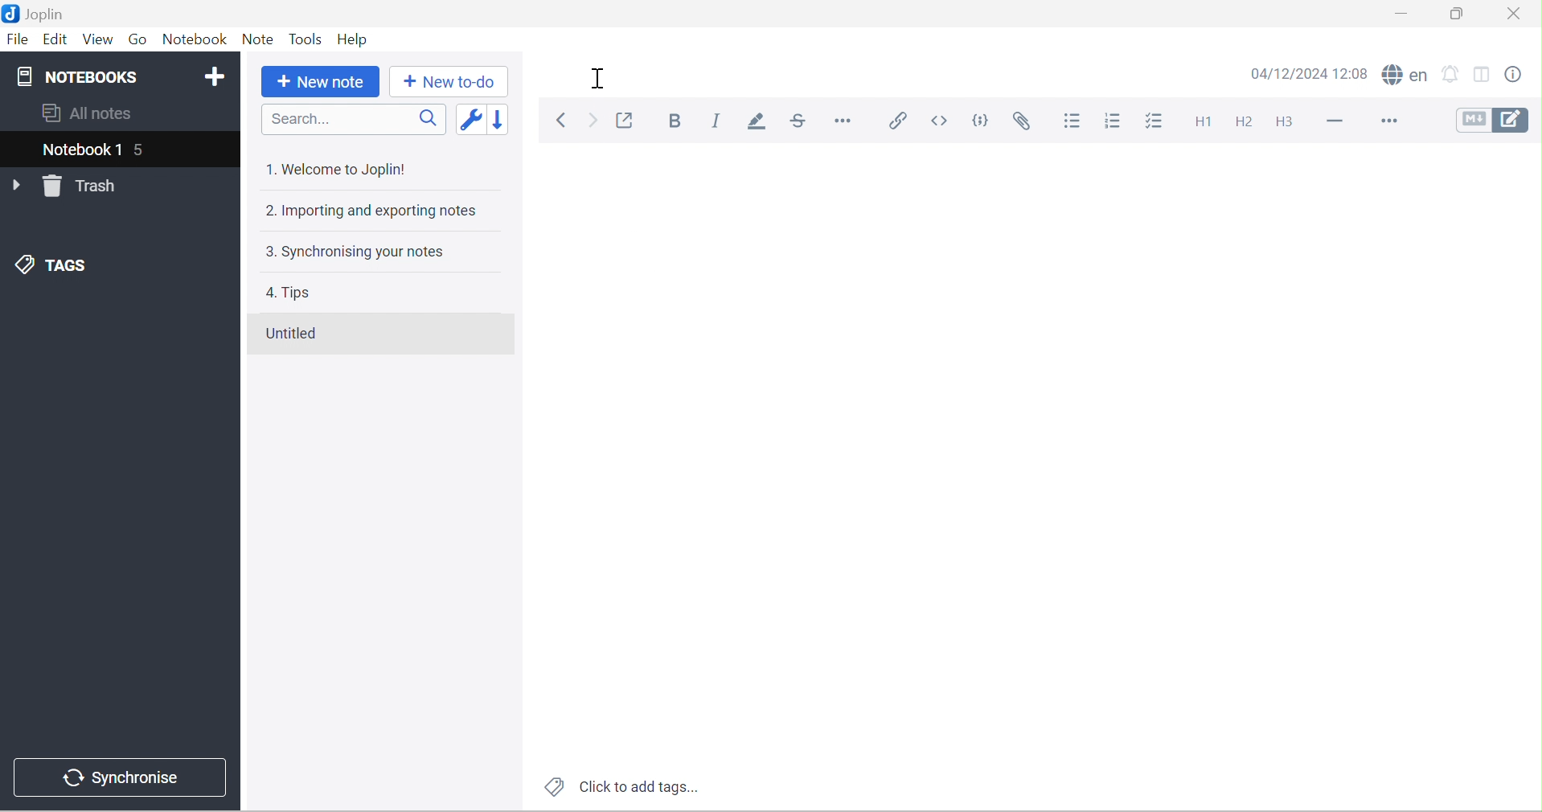 Image resolution: width=1542 pixels, height=812 pixels. Describe the element at coordinates (1248, 121) in the screenshot. I see `Heading 2` at that location.